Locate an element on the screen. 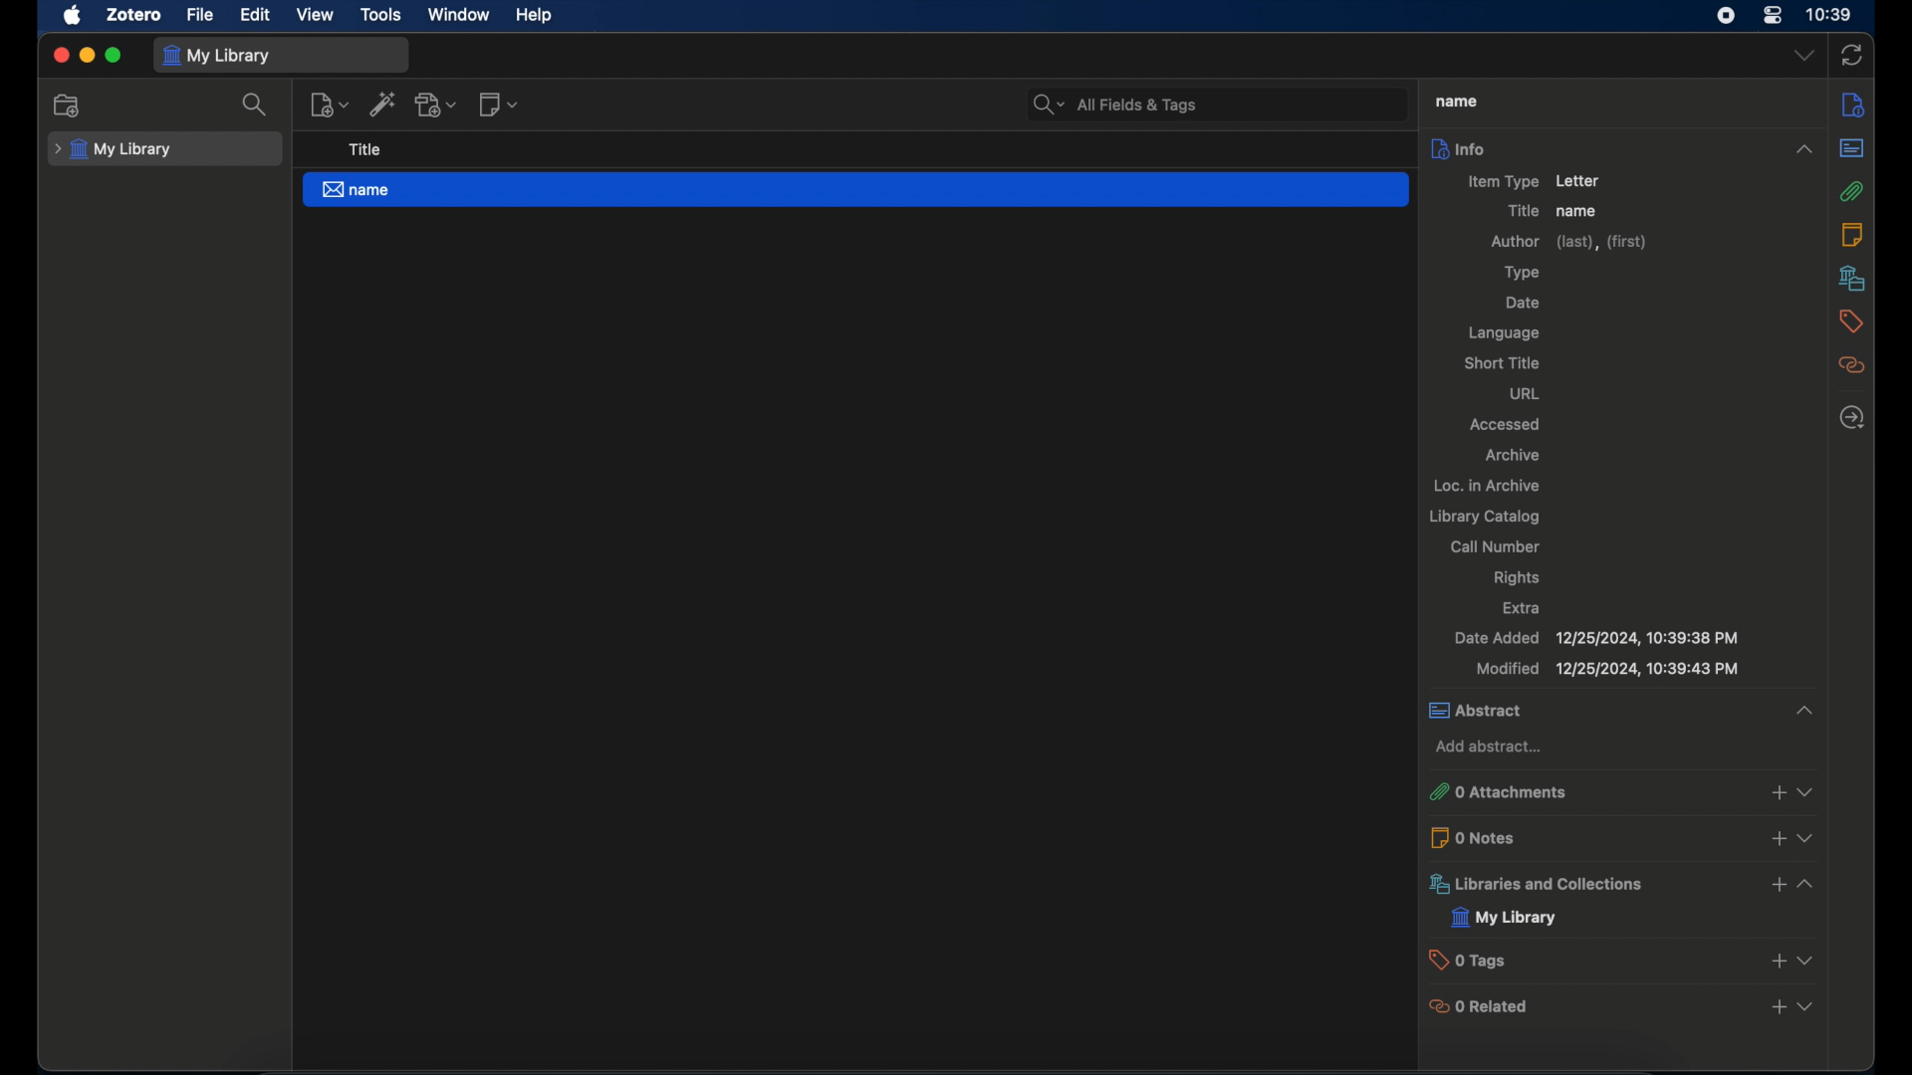  libraries is located at coordinates (1541, 886).